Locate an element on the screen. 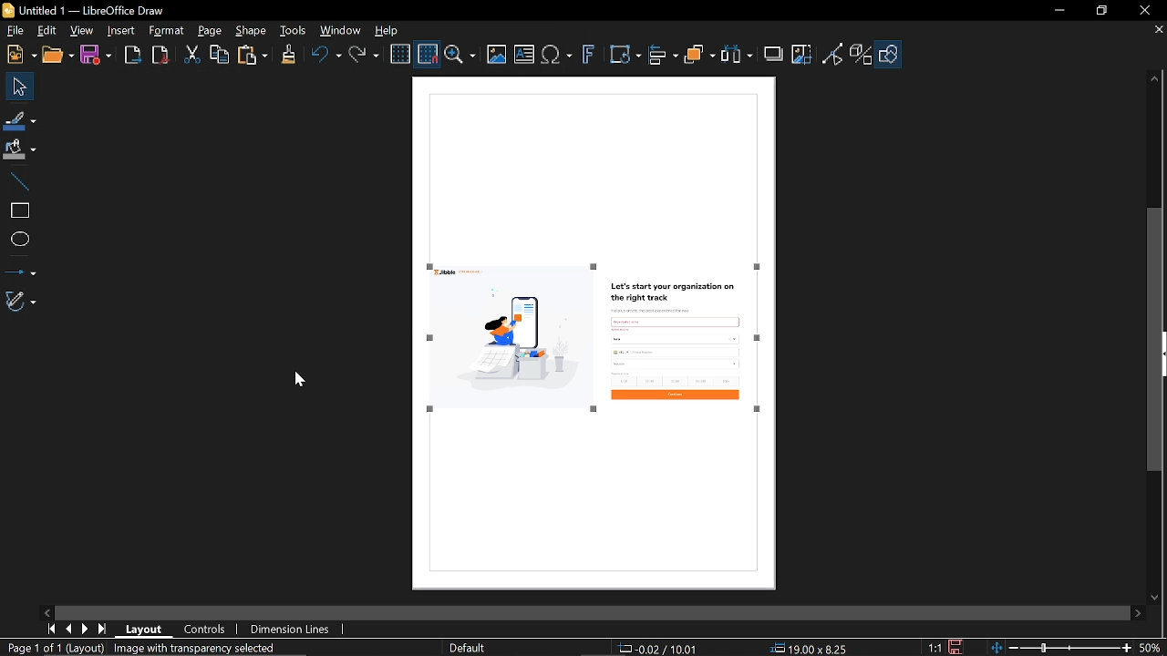  Toggle extrusion is located at coordinates (860, 55).